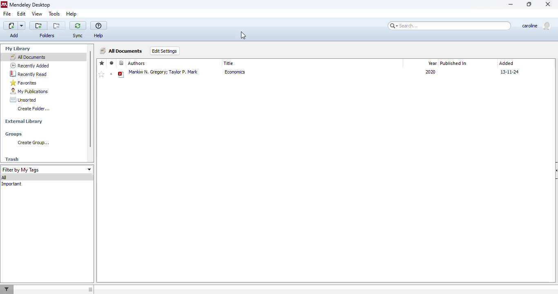  What do you see at coordinates (111, 74) in the screenshot?
I see `mark as unread` at bounding box center [111, 74].